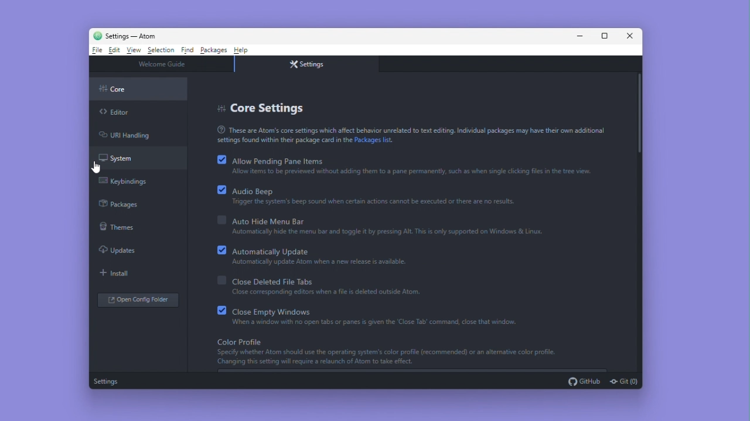 The width and height of the screenshot is (750, 421). I want to click on Settings, so click(117, 382).